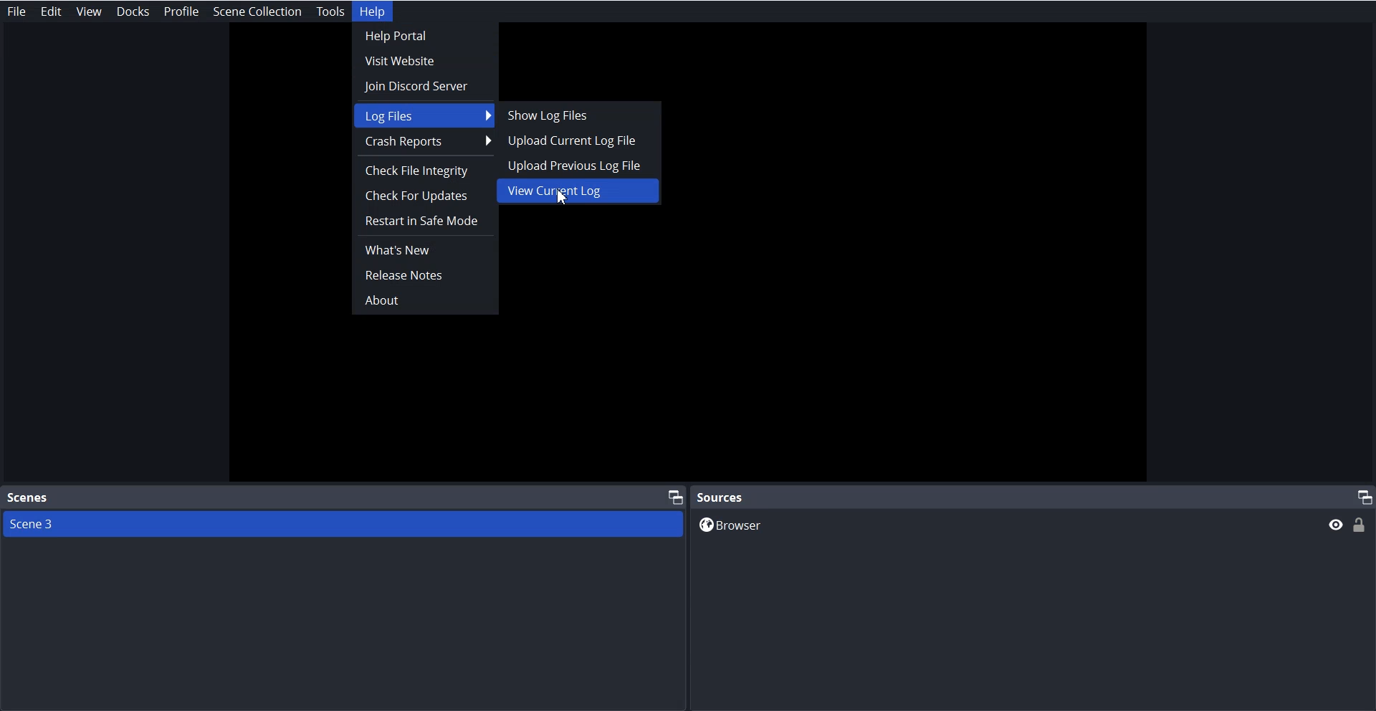  What do you see at coordinates (424, 114) in the screenshot?
I see `Log Files` at bounding box center [424, 114].